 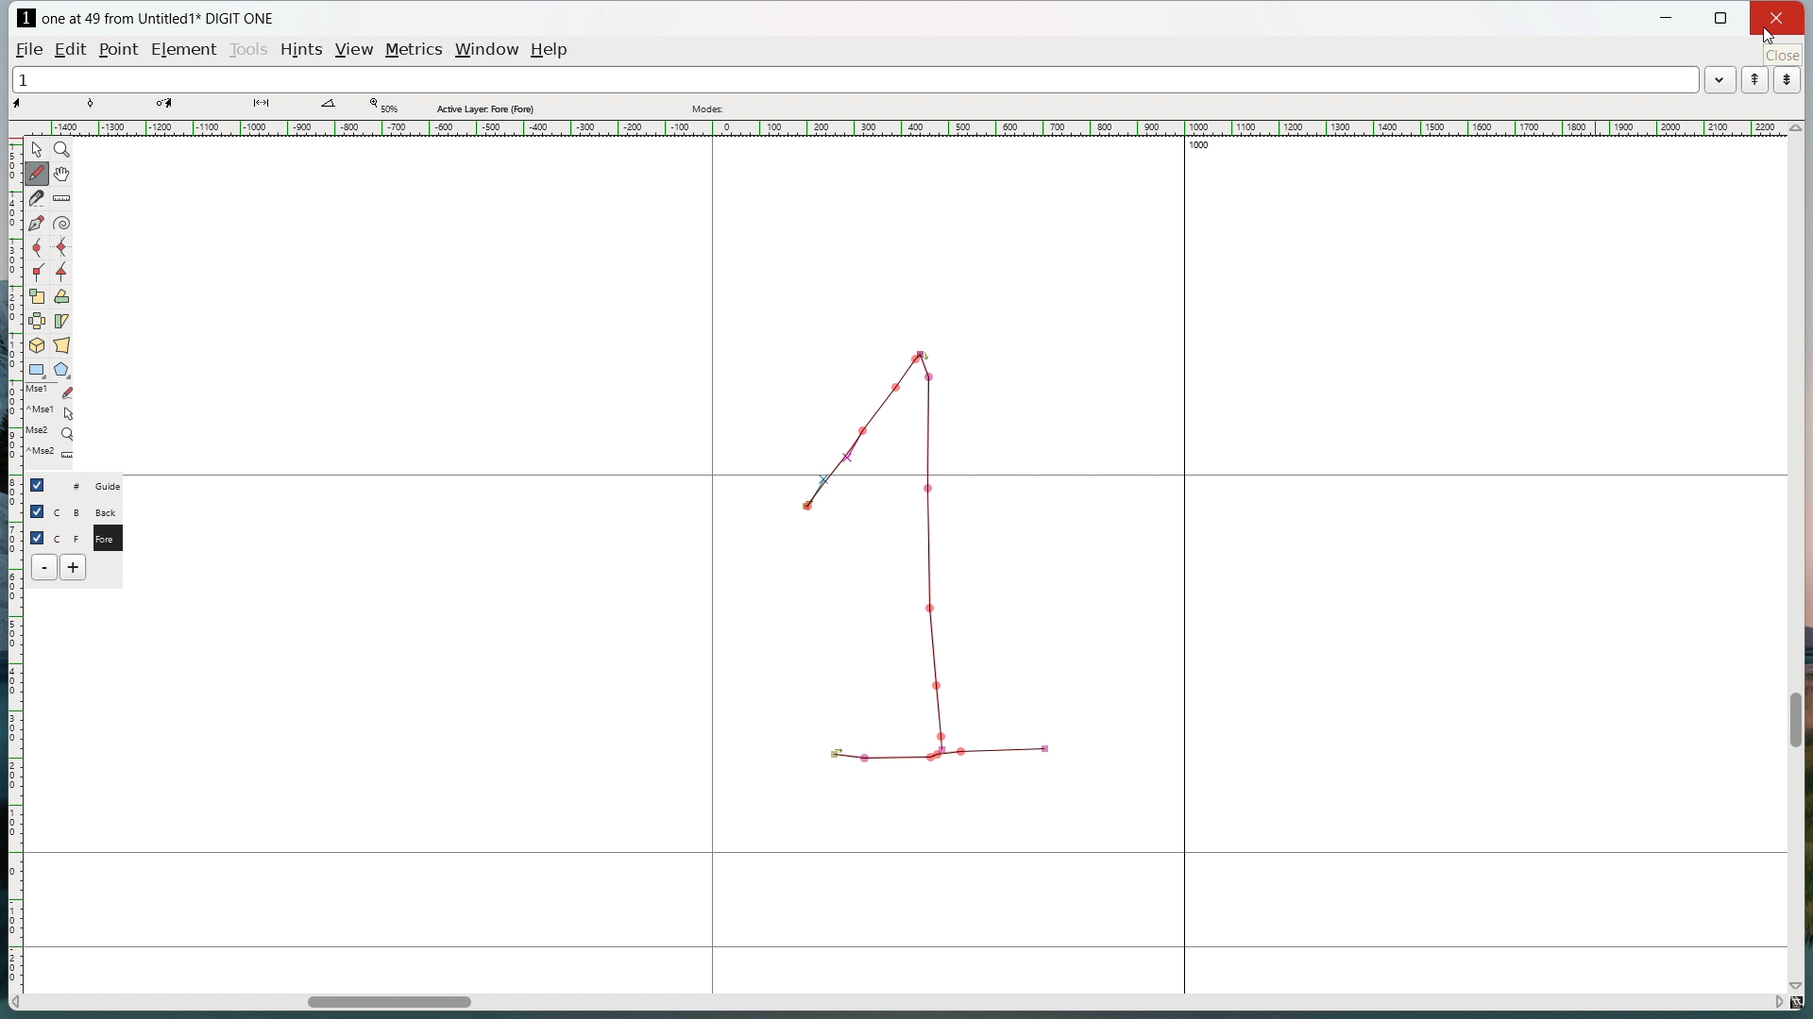 I want to click on file, so click(x=29, y=48).